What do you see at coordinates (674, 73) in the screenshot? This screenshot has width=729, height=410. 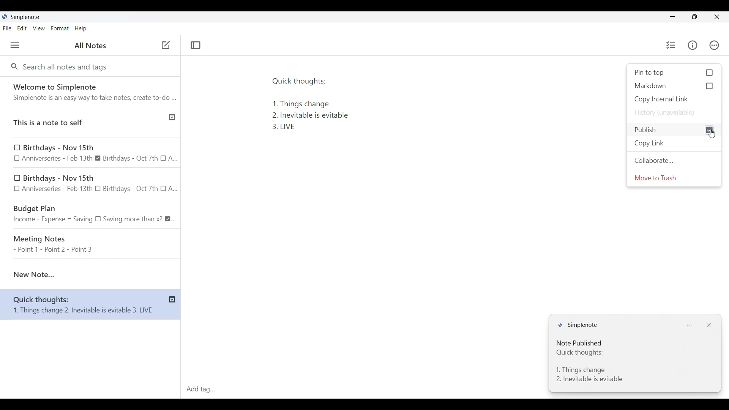 I see `Check to Pin to top` at bounding box center [674, 73].